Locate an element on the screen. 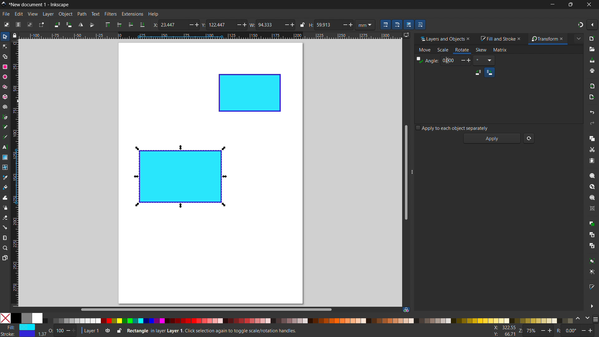  spray tool is located at coordinates (5, 208).